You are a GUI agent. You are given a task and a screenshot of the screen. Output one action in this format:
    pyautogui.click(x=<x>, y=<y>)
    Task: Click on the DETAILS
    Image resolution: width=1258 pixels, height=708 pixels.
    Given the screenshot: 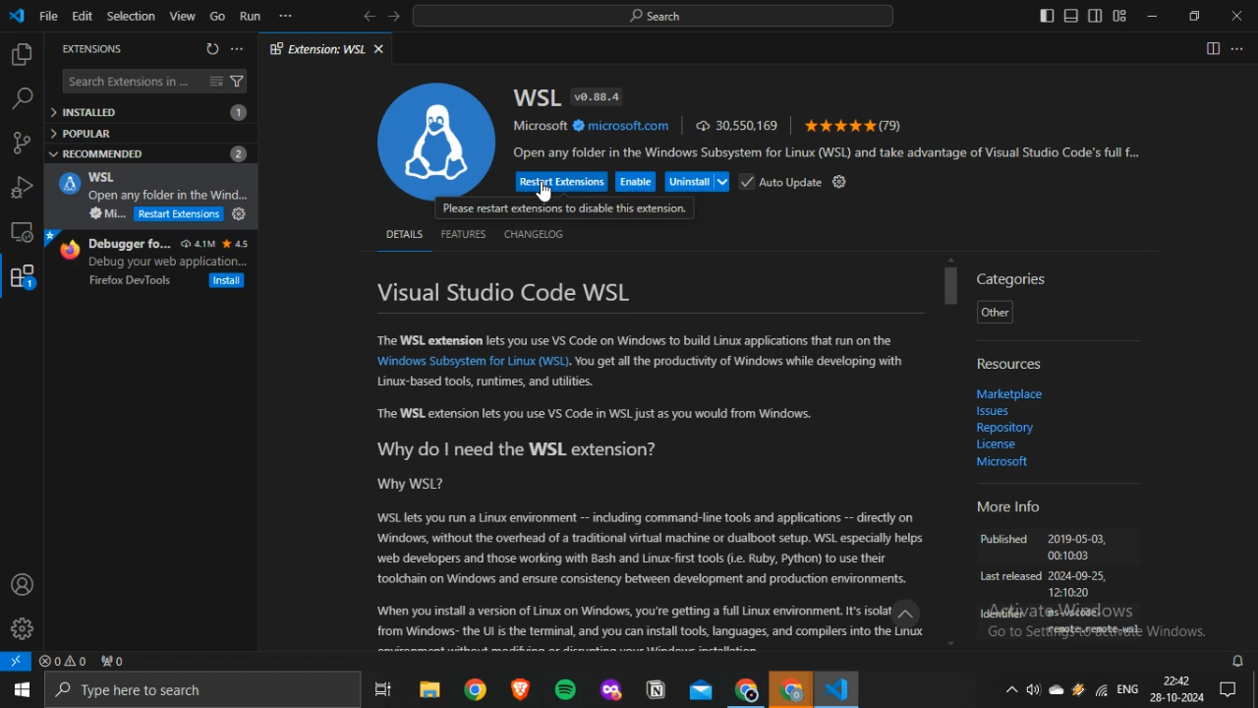 What is the action you would take?
    pyautogui.click(x=403, y=234)
    